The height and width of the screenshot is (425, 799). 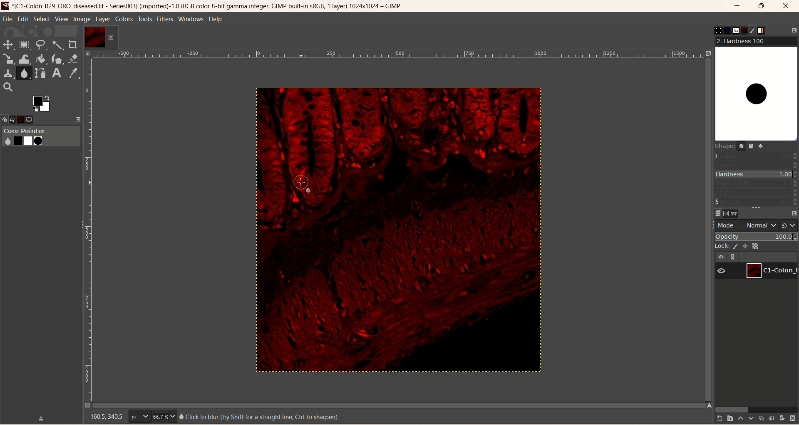 What do you see at coordinates (793, 418) in the screenshot?
I see `delete this layer` at bounding box center [793, 418].